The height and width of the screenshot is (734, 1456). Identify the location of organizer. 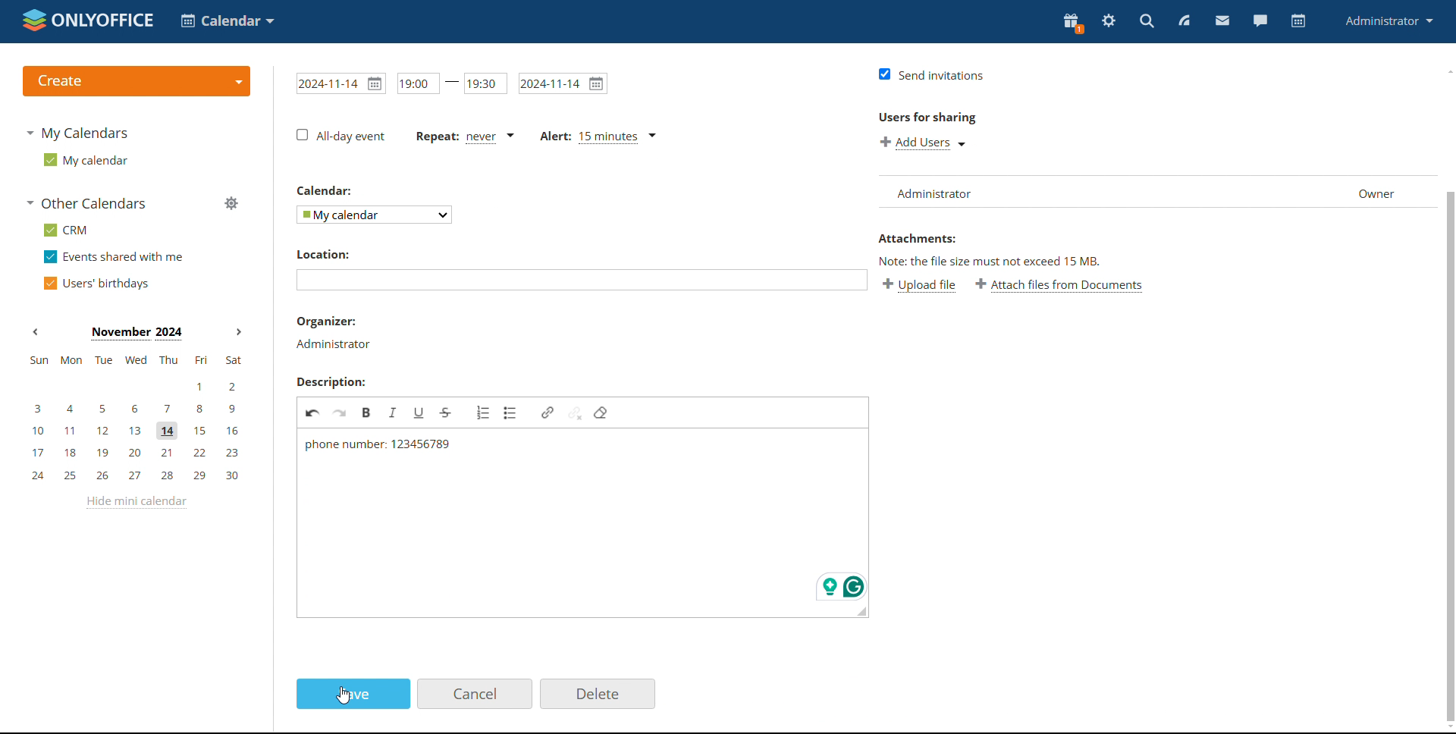
(326, 320).